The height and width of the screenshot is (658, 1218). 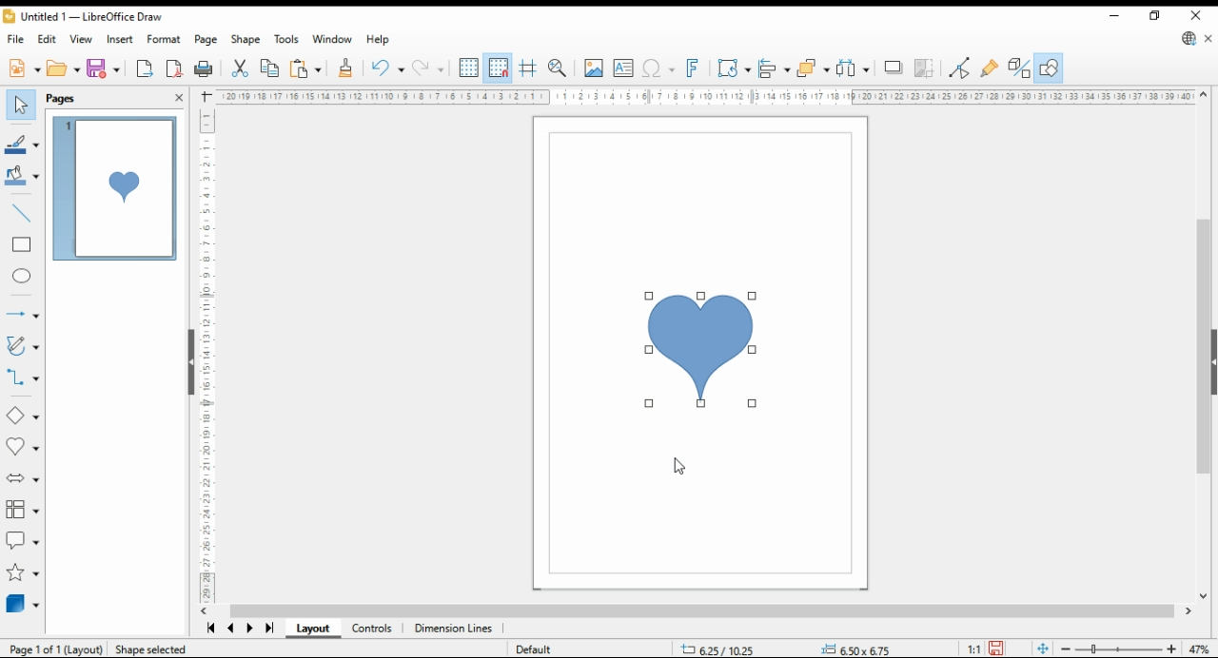 I want to click on dimension lines, so click(x=454, y=629).